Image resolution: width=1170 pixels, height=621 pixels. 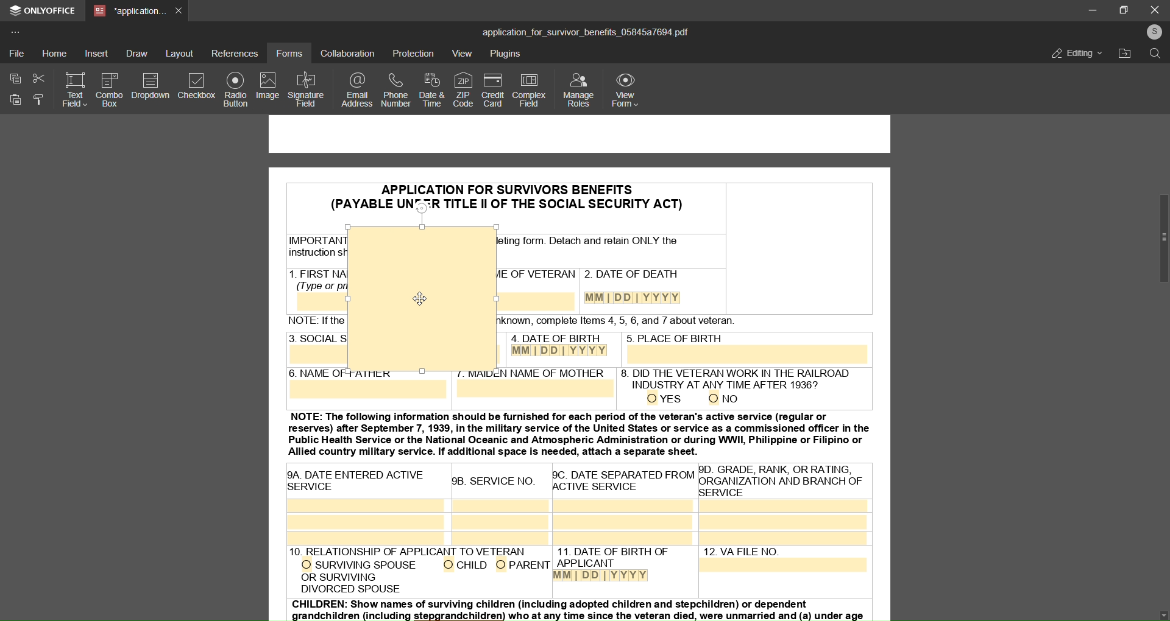 I want to click on move down, so click(x=1156, y=611).